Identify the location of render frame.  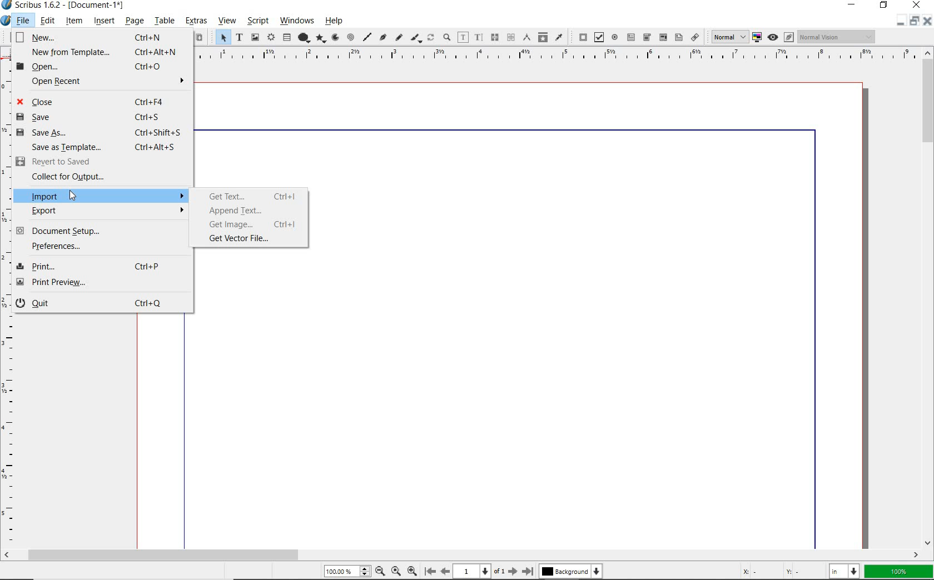
(270, 38).